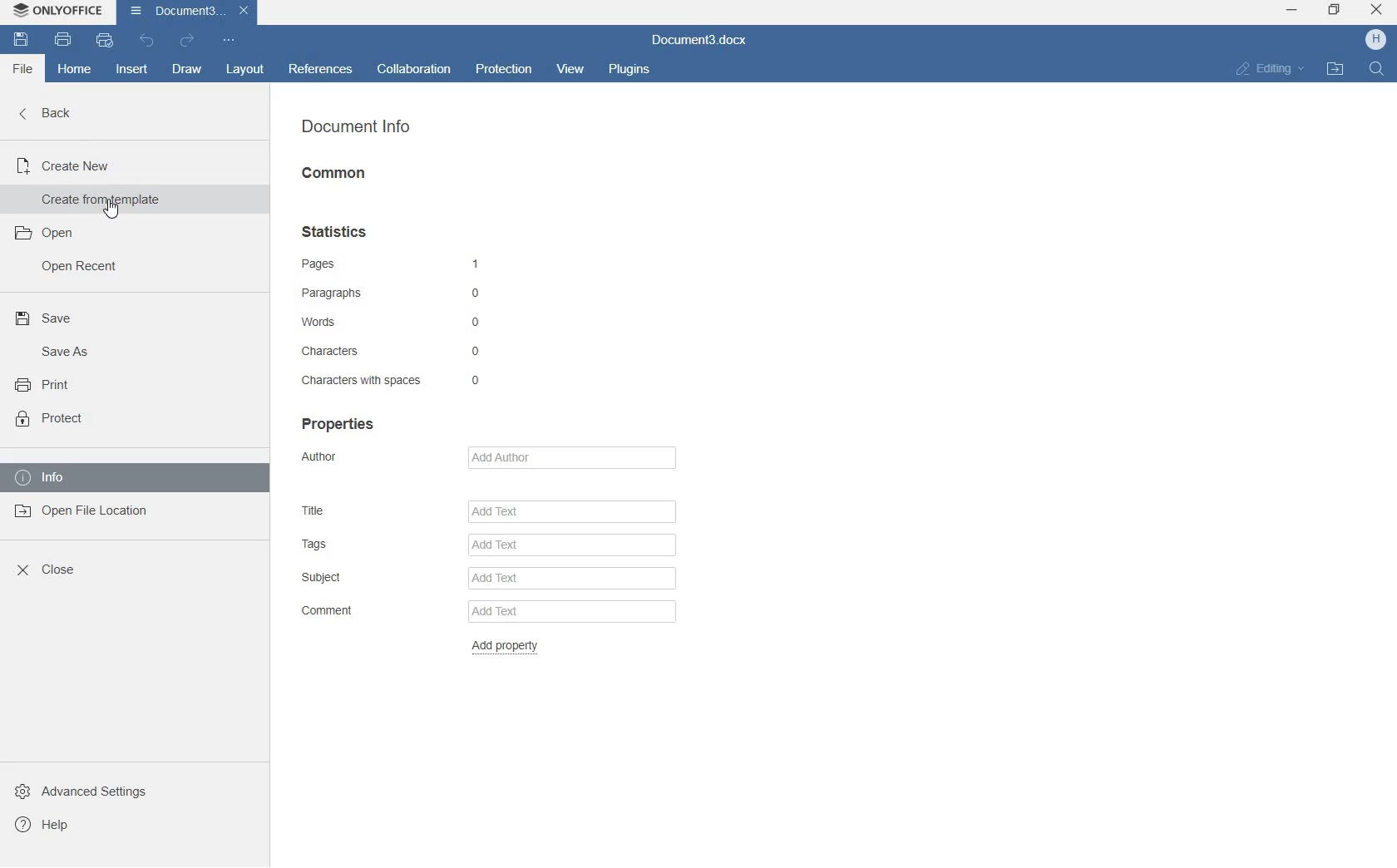 The width and height of the screenshot is (1397, 868). I want to click on help, so click(49, 826).